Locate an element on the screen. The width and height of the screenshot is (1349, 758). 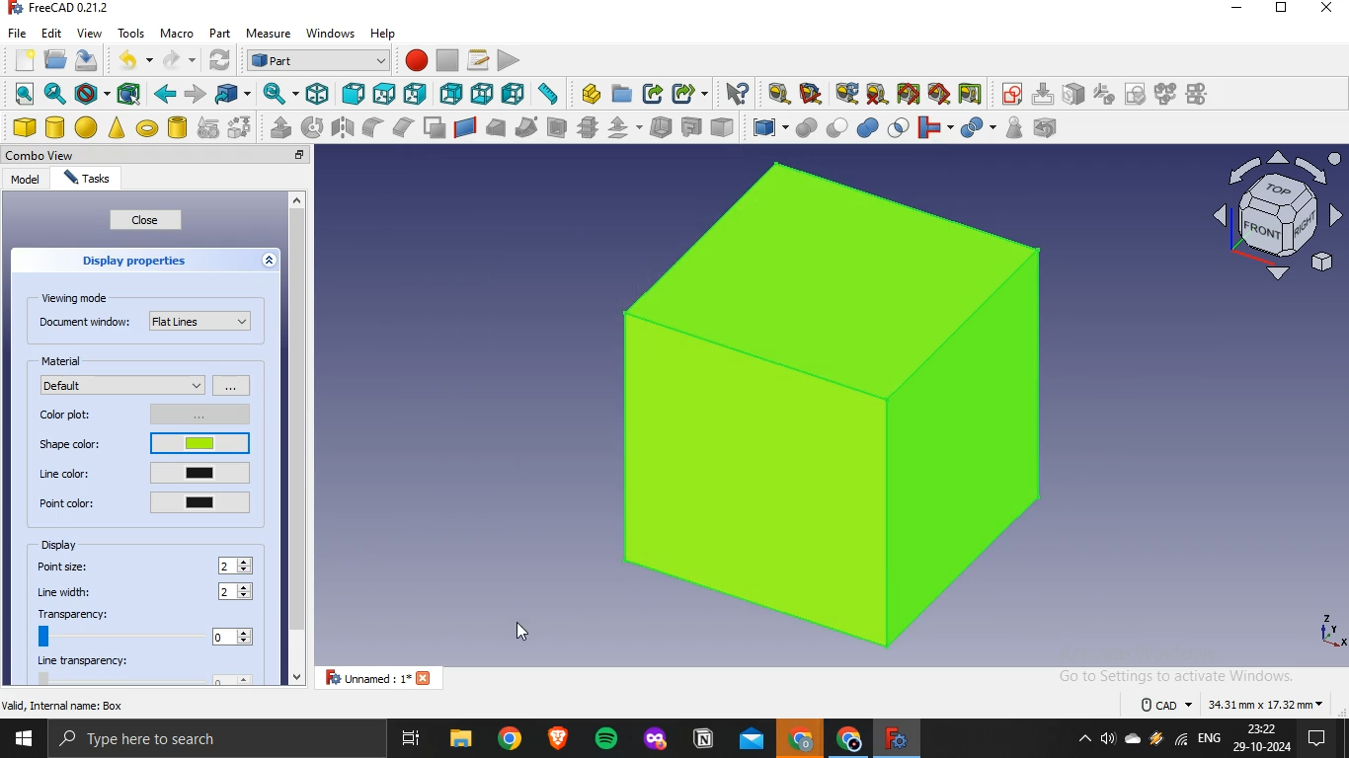
section is located at coordinates (556, 127).